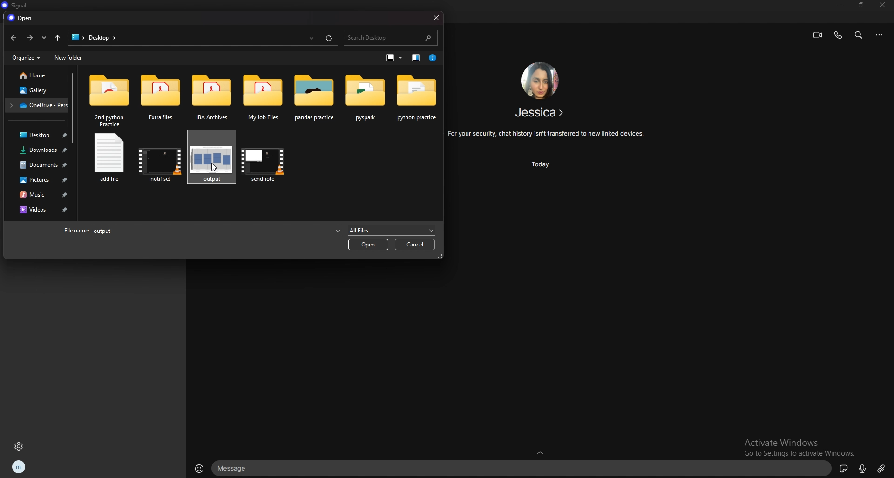 This screenshot has width=894, height=478. Describe the element at coordinates (110, 161) in the screenshot. I see `file` at that location.